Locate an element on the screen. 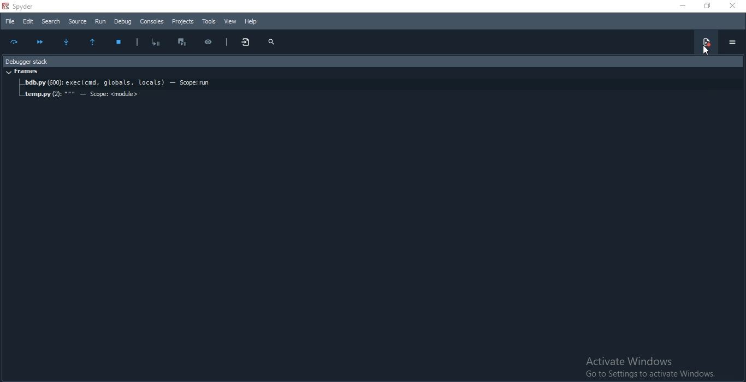  Step into function or method is located at coordinates (69, 43).